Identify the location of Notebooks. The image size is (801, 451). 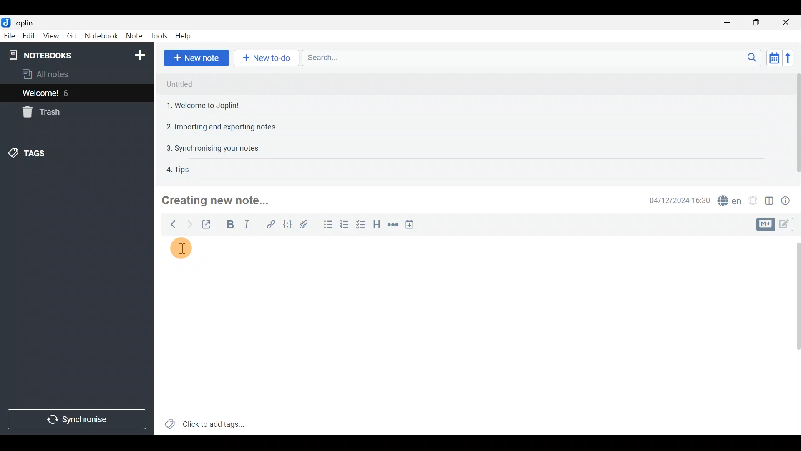
(78, 56).